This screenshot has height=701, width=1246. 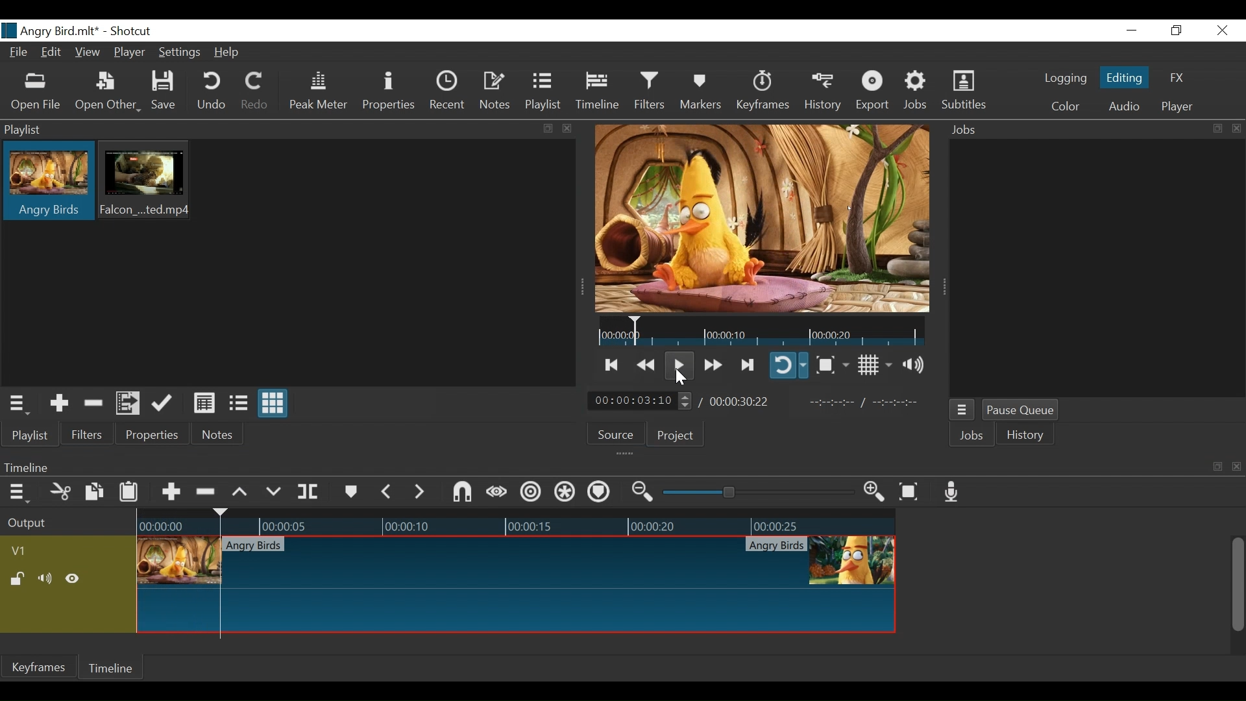 I want to click on Next Marker, so click(x=419, y=491).